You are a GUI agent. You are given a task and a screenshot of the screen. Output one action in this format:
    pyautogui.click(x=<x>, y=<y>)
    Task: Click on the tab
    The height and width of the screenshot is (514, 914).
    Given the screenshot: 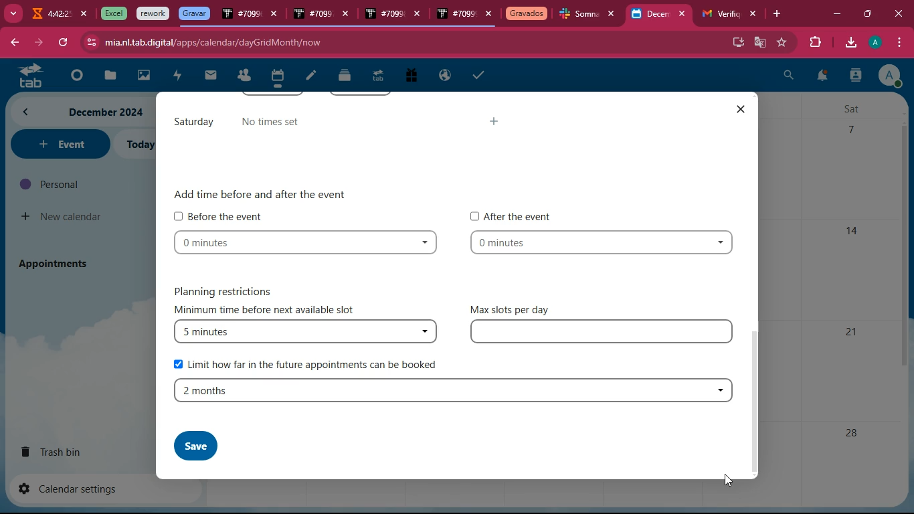 What is the action you would take?
    pyautogui.click(x=241, y=16)
    